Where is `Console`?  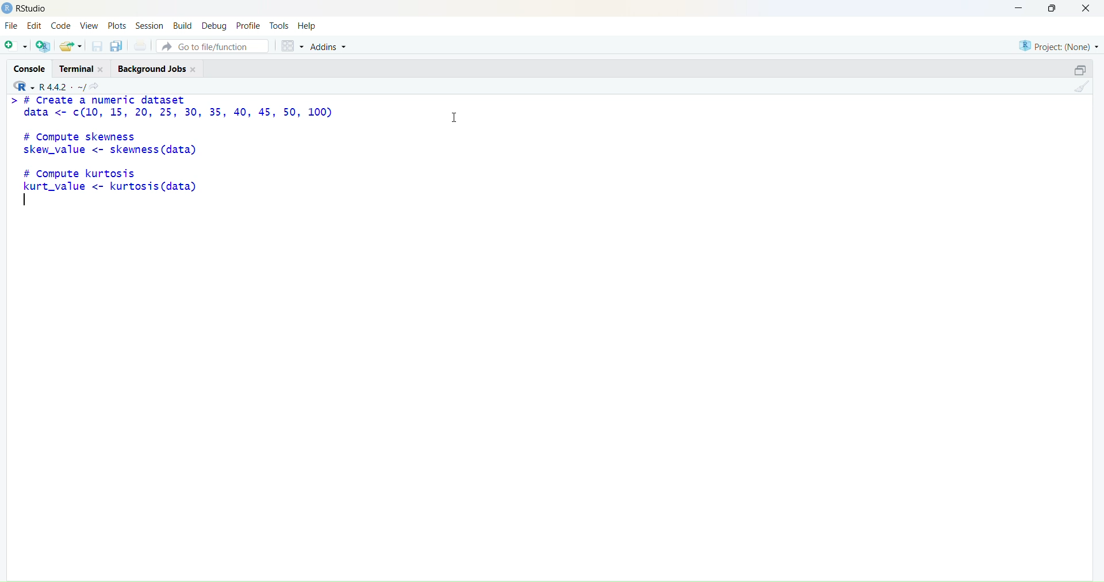 Console is located at coordinates (29, 68).